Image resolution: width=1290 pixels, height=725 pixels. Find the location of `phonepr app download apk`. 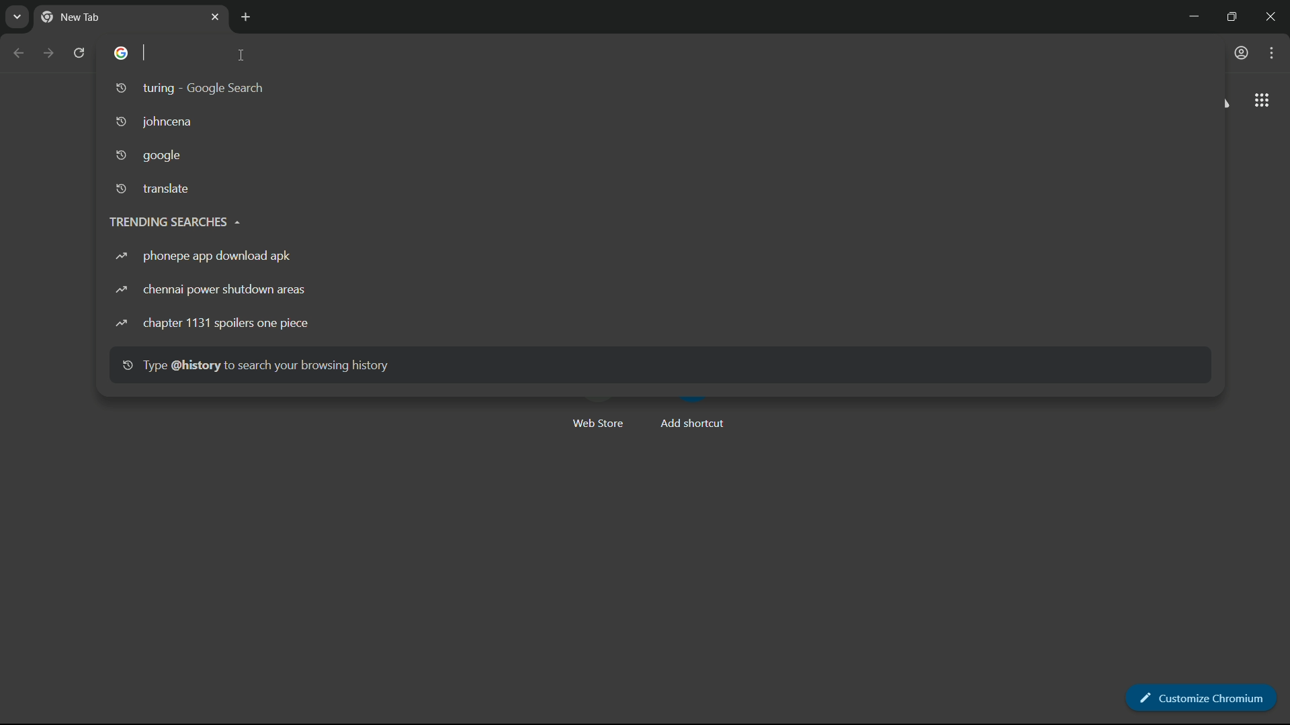

phonepr app download apk is located at coordinates (204, 256).